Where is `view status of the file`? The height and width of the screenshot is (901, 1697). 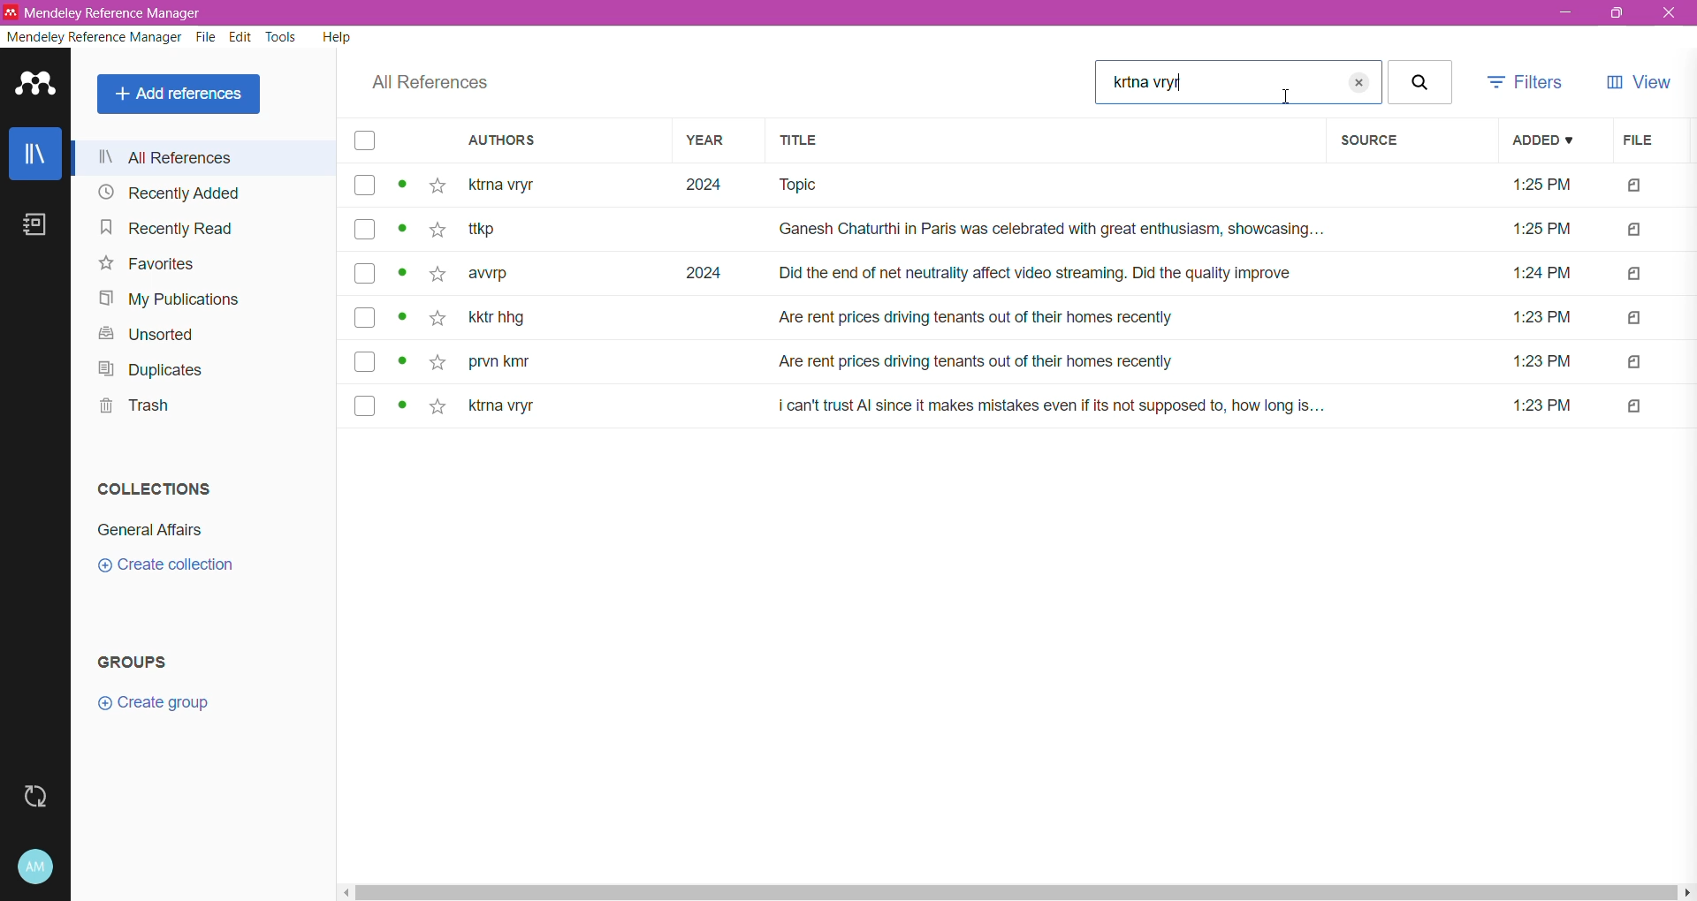 view status of the file is located at coordinates (403, 320).